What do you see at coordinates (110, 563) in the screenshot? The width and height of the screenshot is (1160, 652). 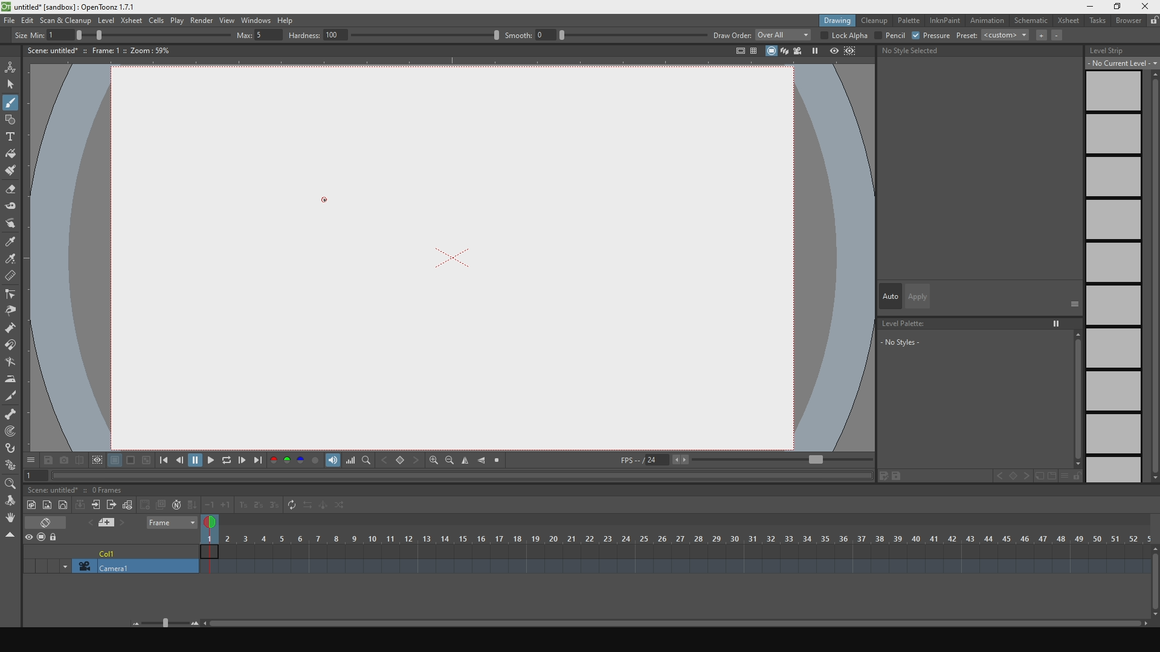 I see `camera` at bounding box center [110, 563].